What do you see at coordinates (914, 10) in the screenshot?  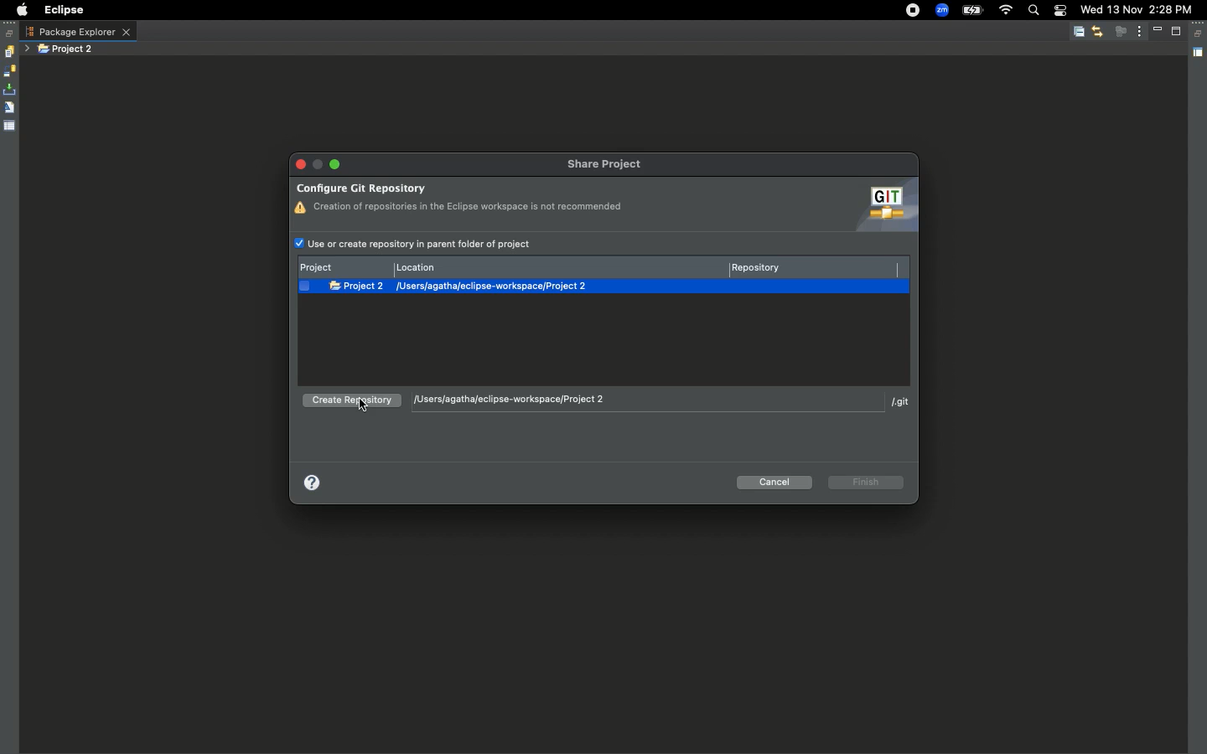 I see `Recording` at bounding box center [914, 10].